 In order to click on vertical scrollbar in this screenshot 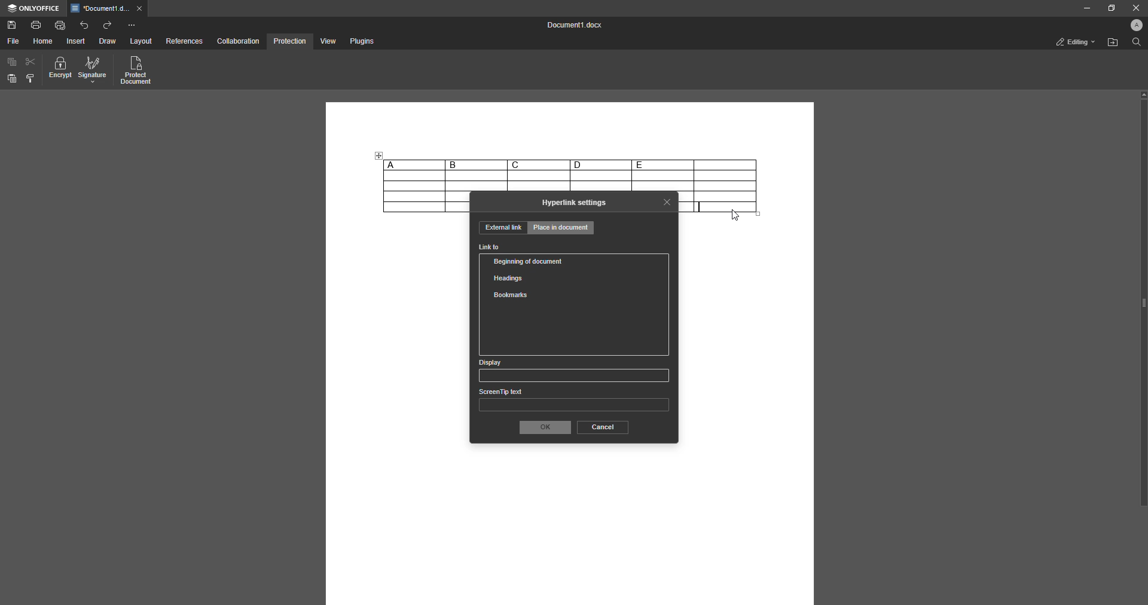, I will do `click(1143, 298)`.